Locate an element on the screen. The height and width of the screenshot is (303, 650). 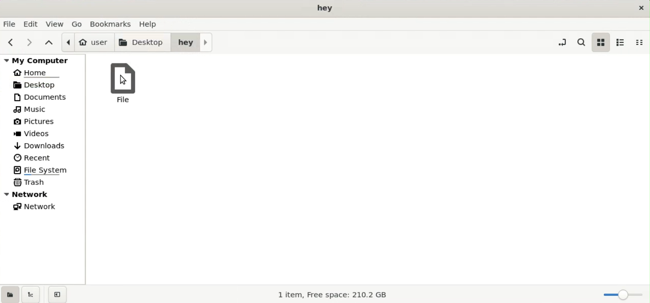
desktop is located at coordinates (42, 84).